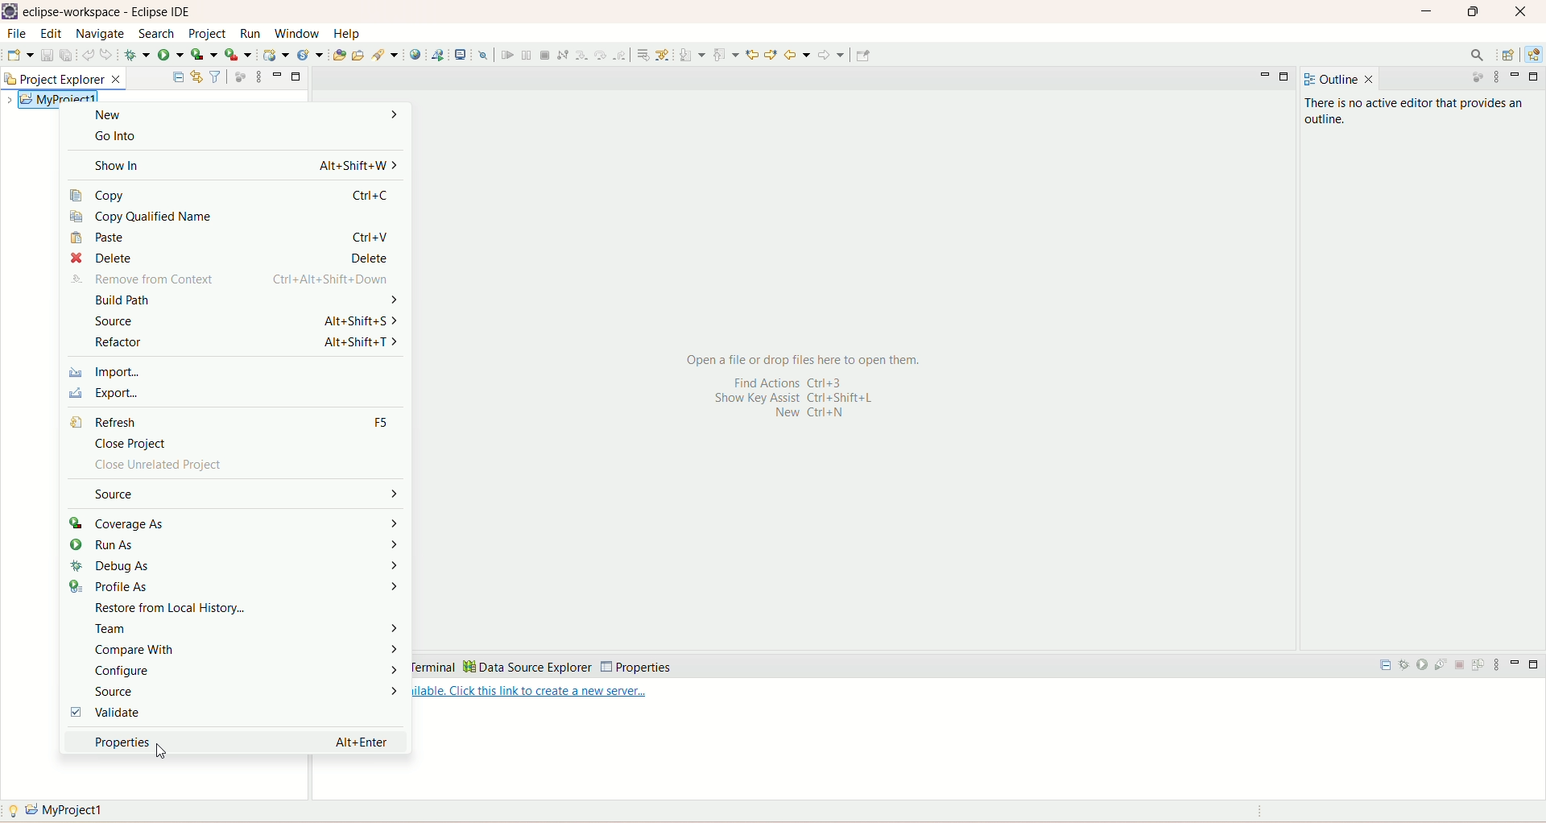 The width and height of the screenshot is (1546, 823). Describe the element at coordinates (1285, 76) in the screenshot. I see `maximize` at that location.